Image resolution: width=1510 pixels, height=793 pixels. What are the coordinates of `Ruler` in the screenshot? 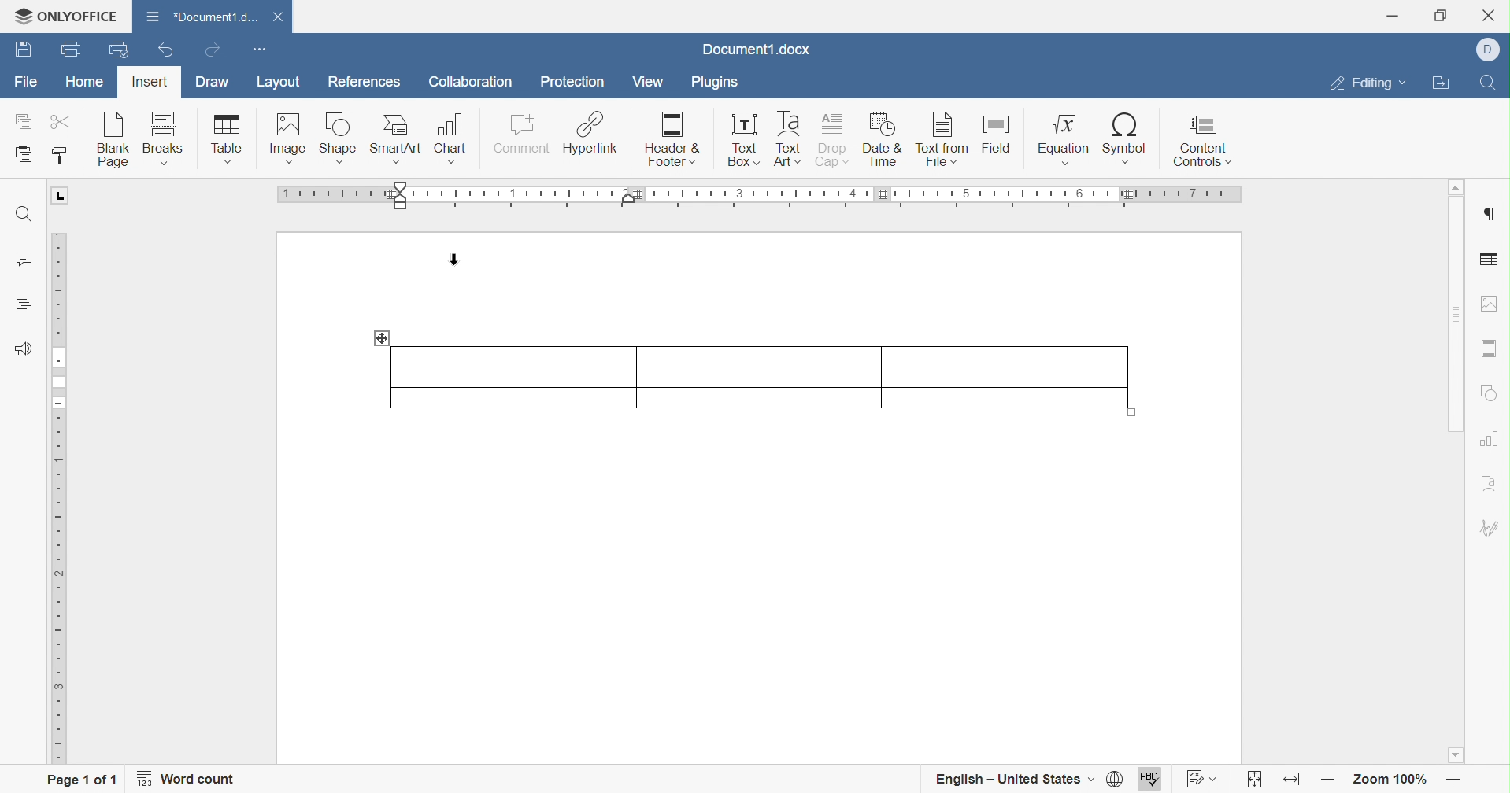 It's located at (61, 472).